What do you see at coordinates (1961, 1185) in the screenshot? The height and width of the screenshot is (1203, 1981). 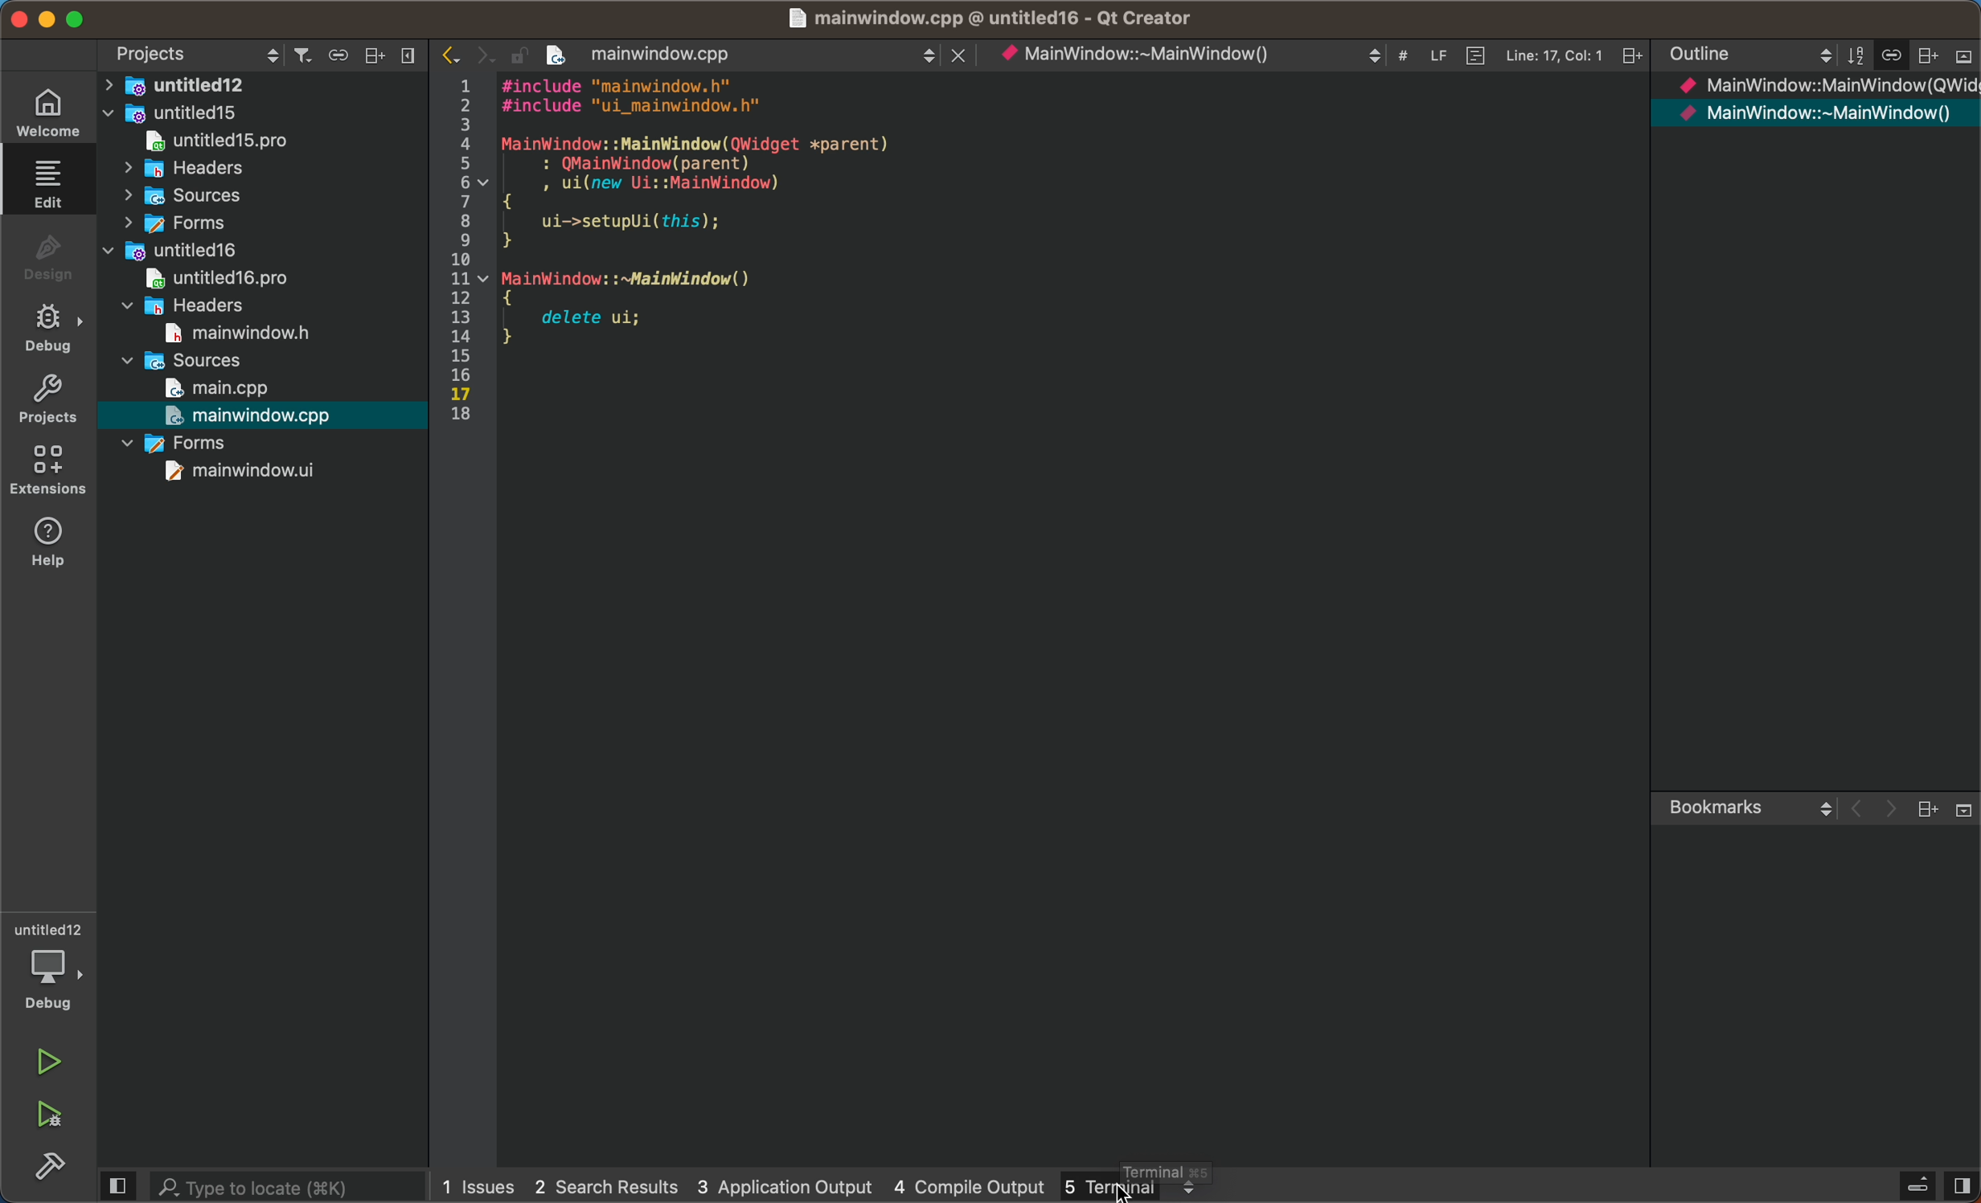 I see `side panle` at bounding box center [1961, 1185].